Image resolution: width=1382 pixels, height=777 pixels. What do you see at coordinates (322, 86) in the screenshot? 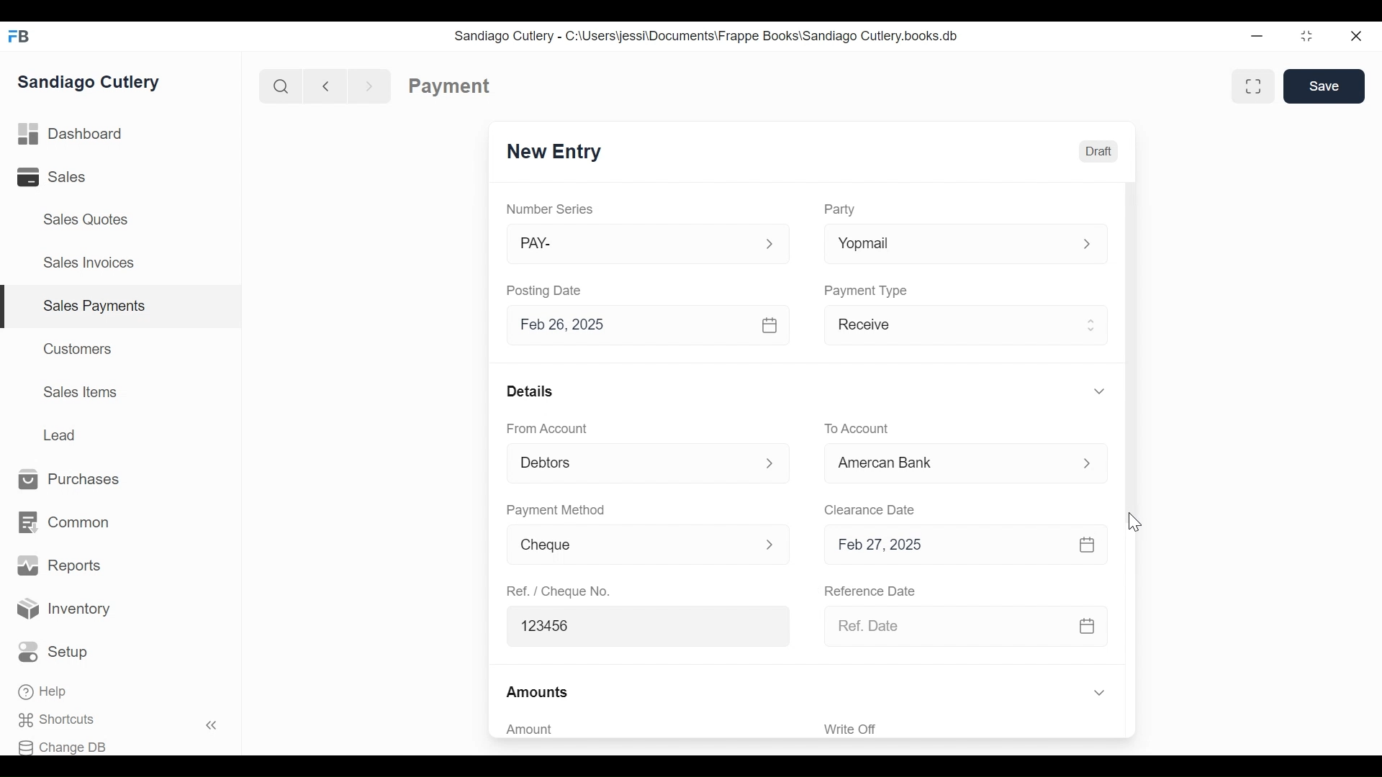
I see `Navigate Back` at bounding box center [322, 86].